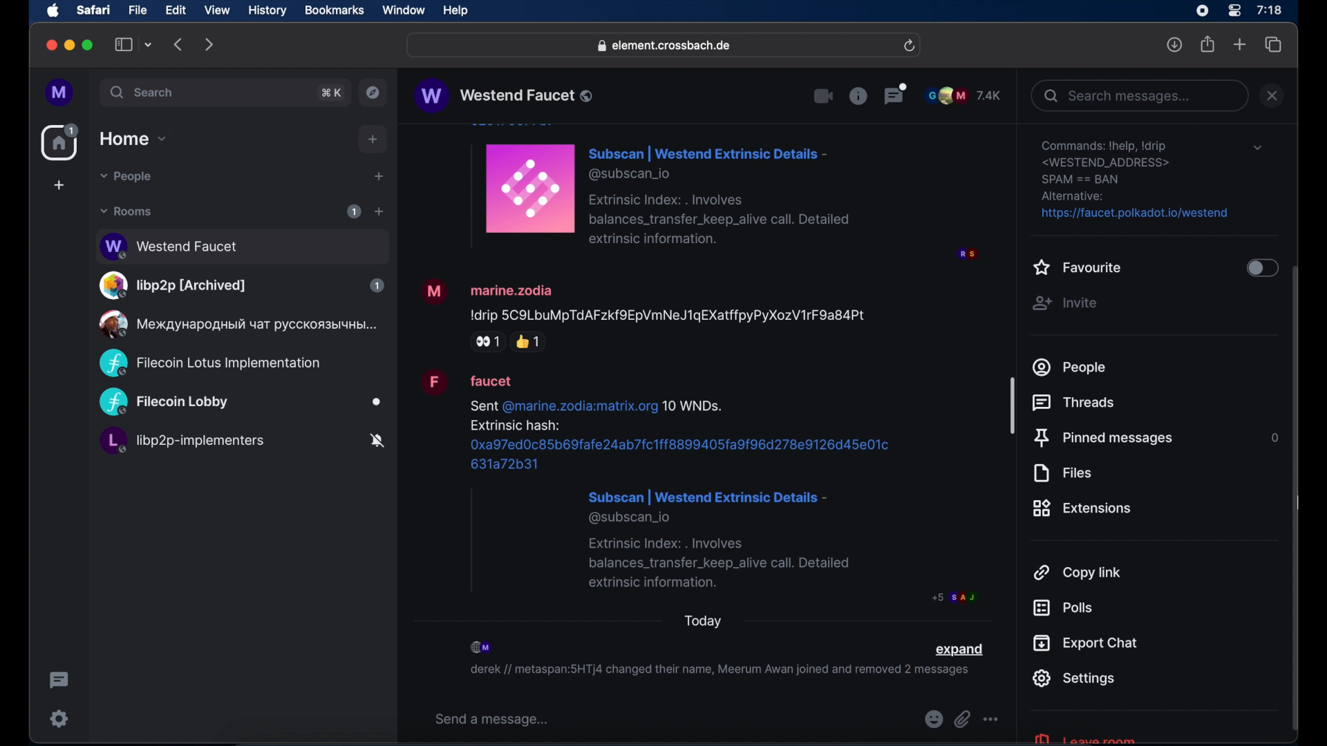  What do you see at coordinates (1274, 45) in the screenshot?
I see `show tab overview` at bounding box center [1274, 45].